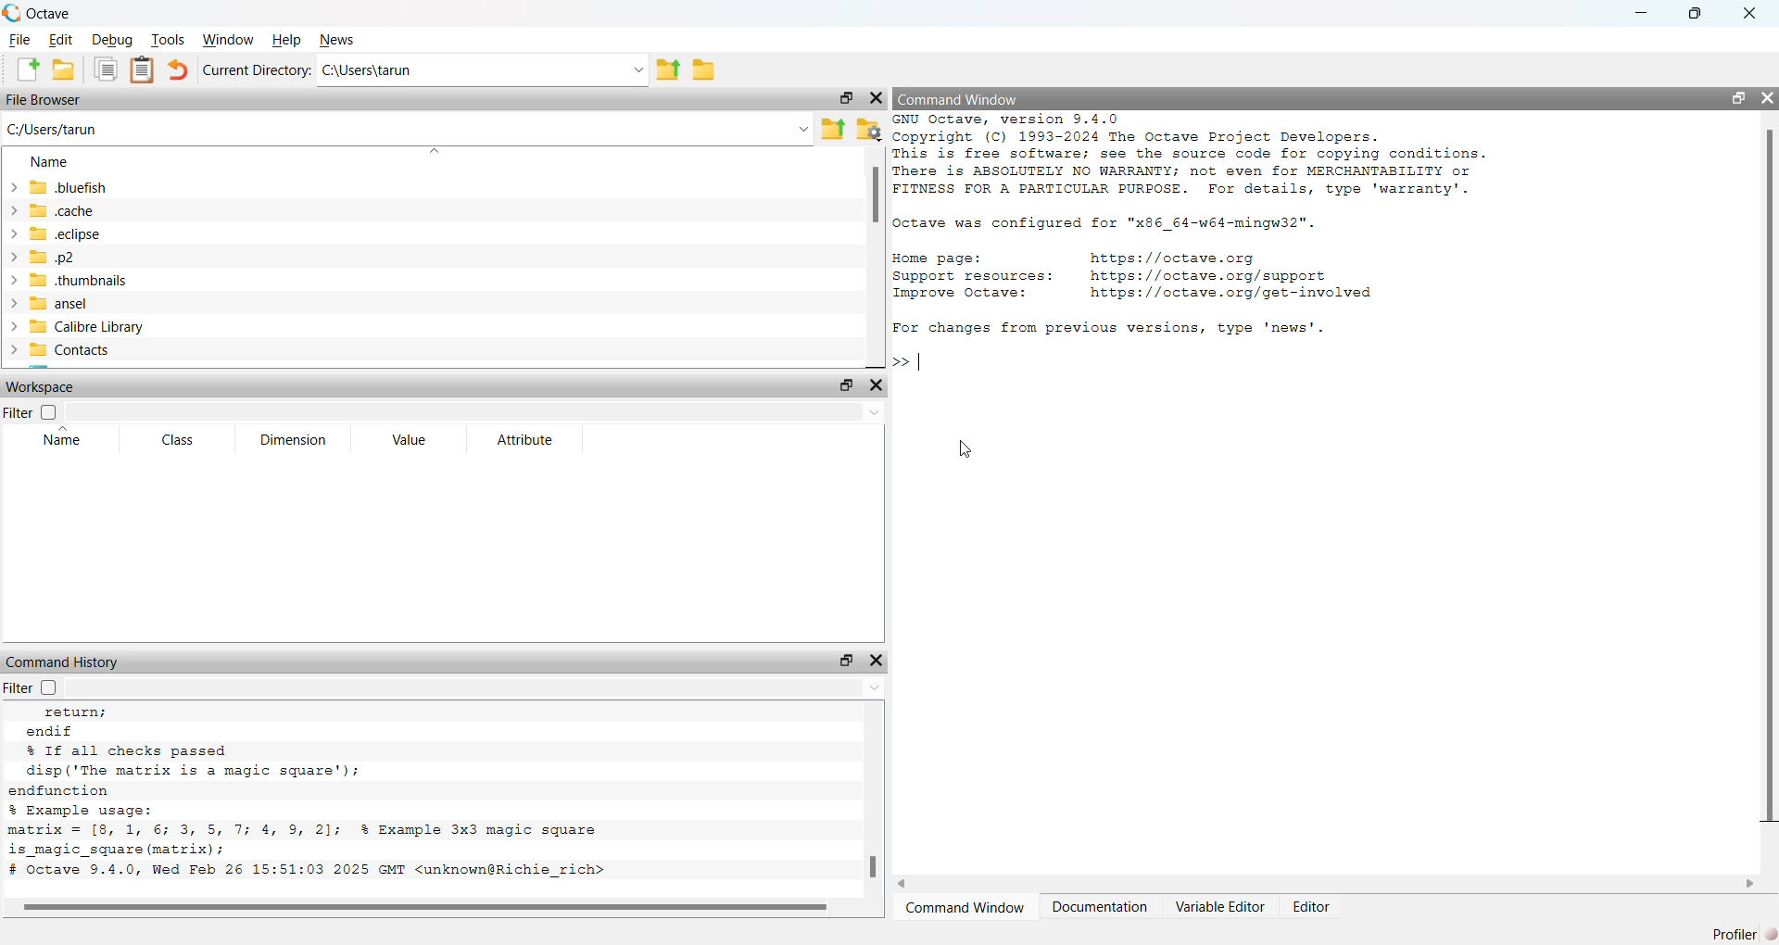  What do you see at coordinates (107, 70) in the screenshot?
I see `Duplicate` at bounding box center [107, 70].